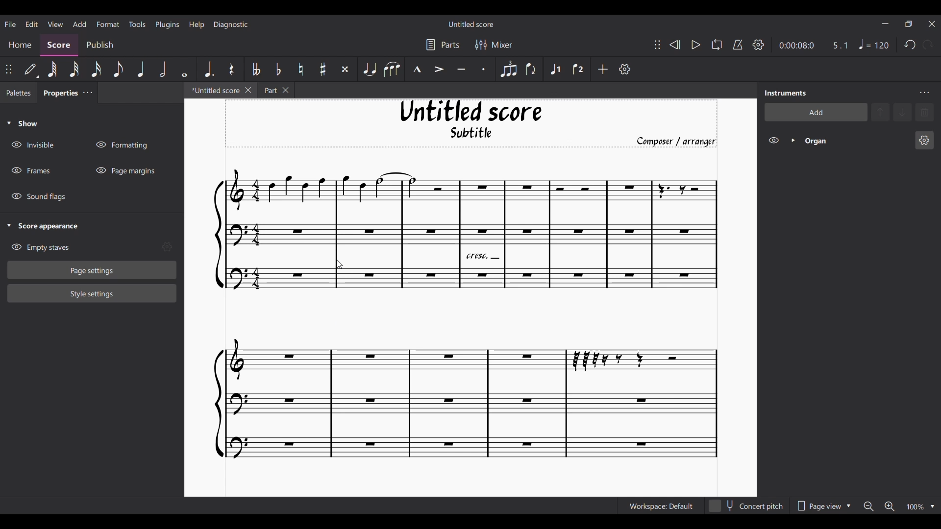  I want to click on Change position of toolbar attached, so click(9, 69).